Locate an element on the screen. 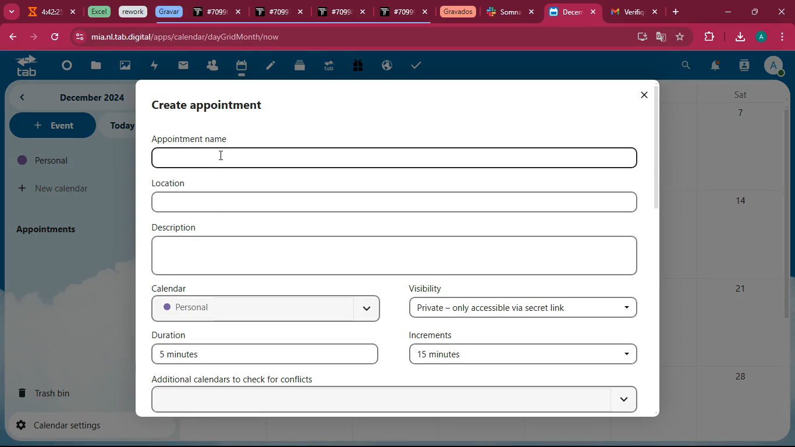 The width and height of the screenshot is (795, 447). close is located at coordinates (596, 12).